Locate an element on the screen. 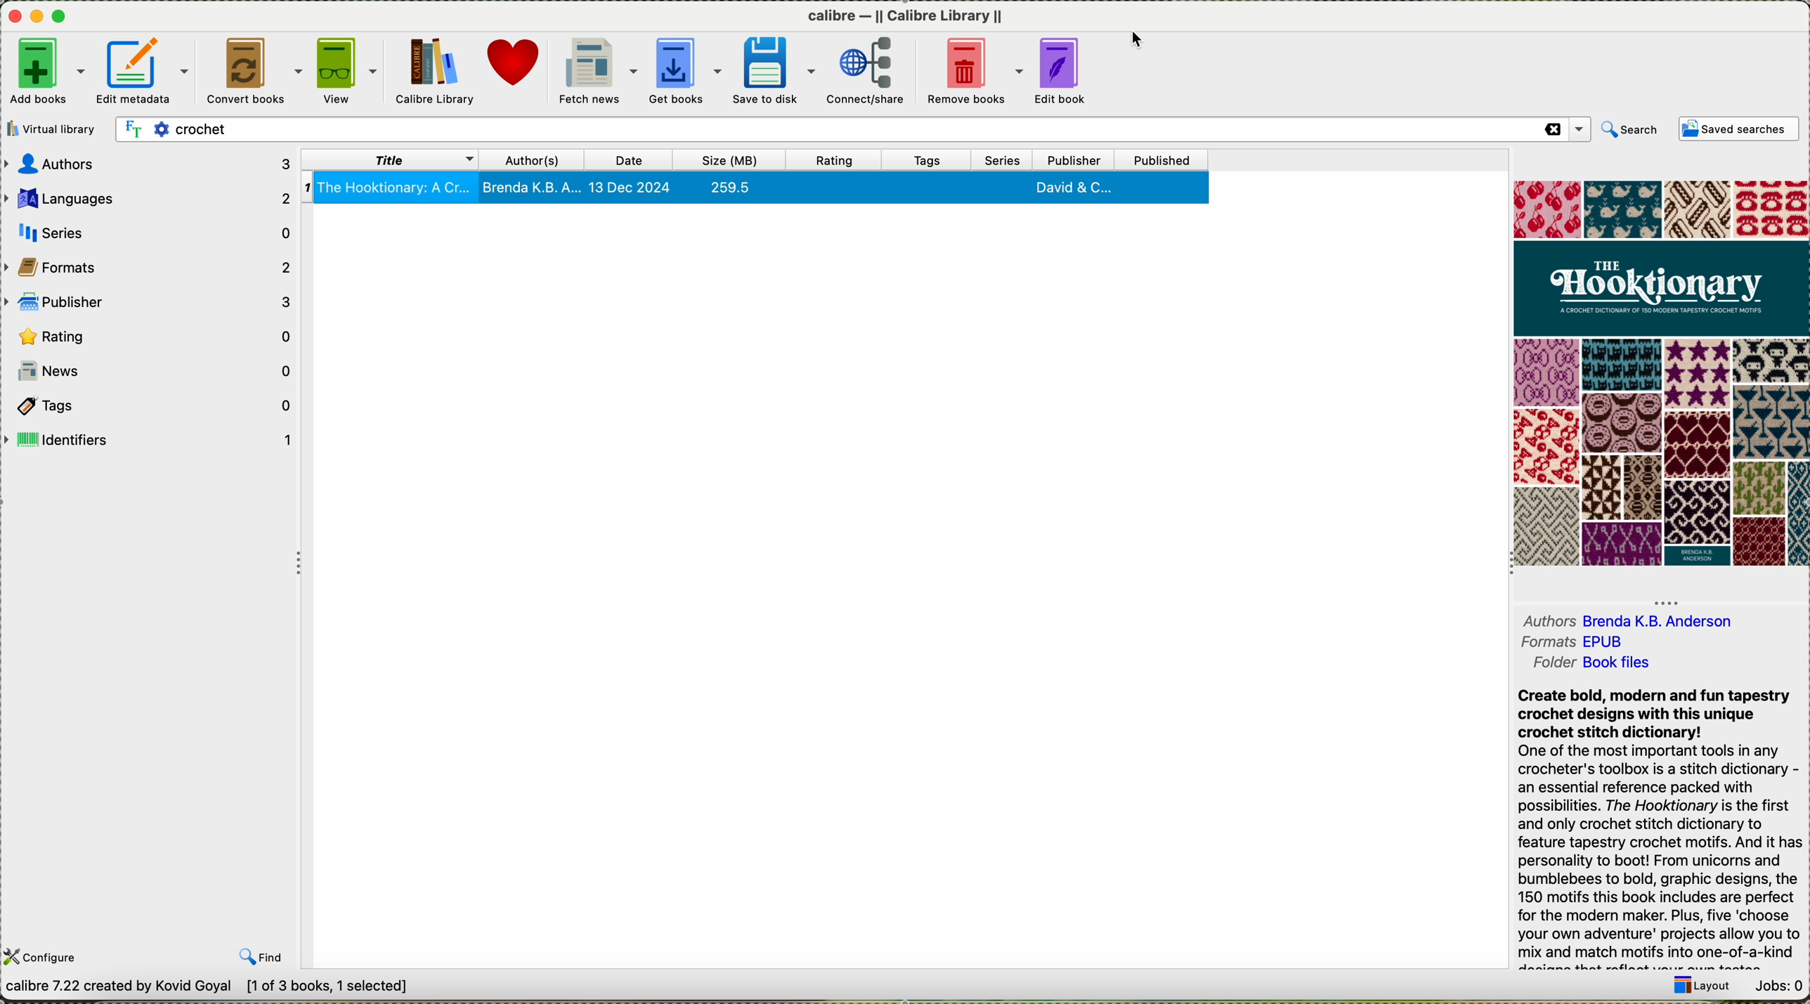 This screenshot has width=1810, height=1004. formats is located at coordinates (150, 268).